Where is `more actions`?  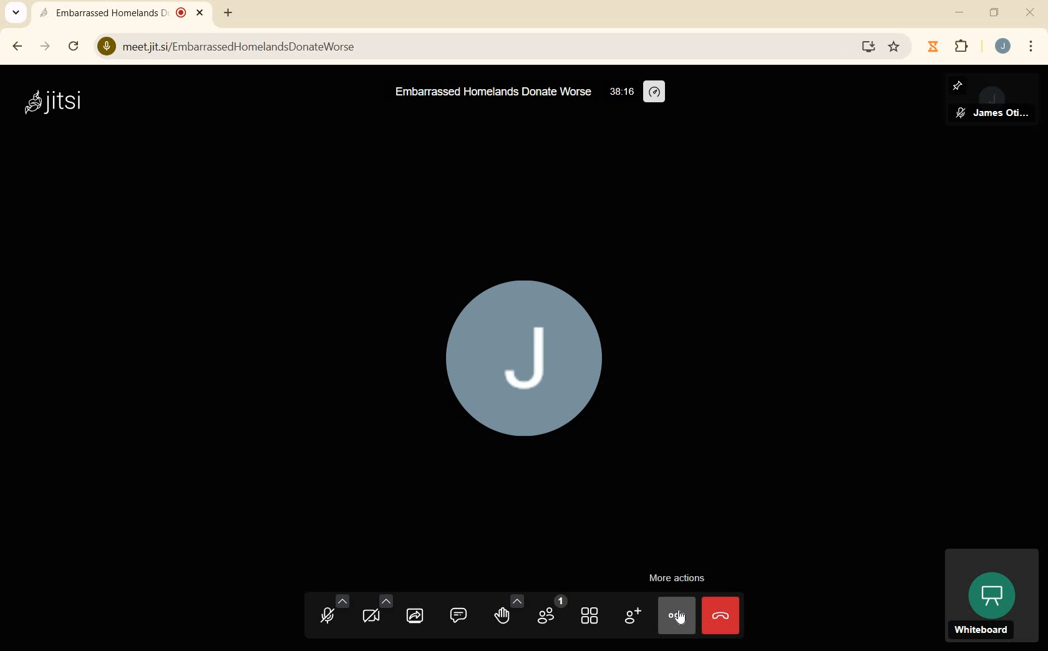 more actions is located at coordinates (677, 615).